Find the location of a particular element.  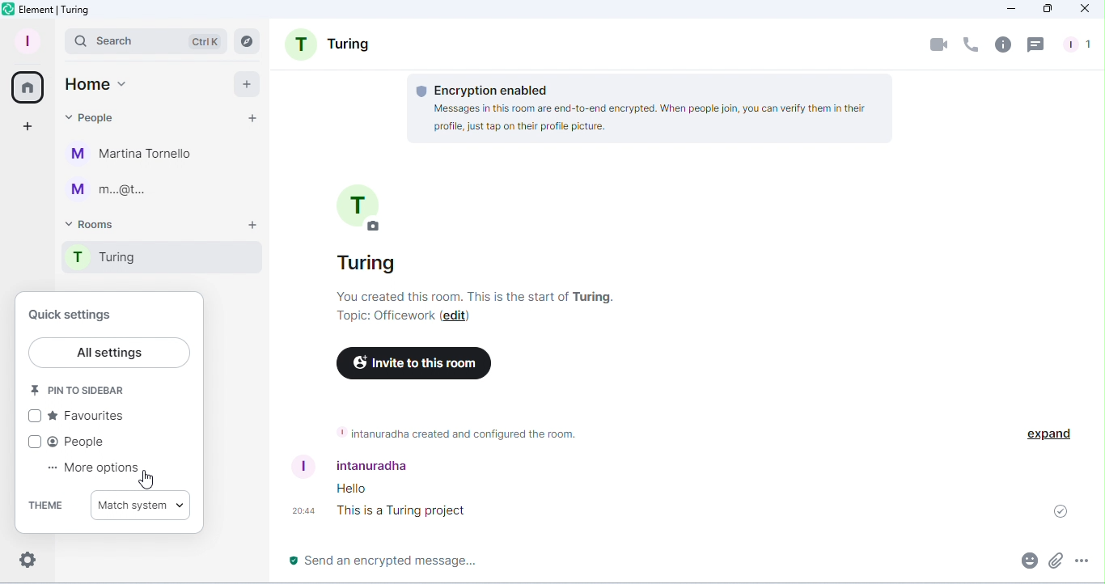

Message sent is located at coordinates (1067, 509).